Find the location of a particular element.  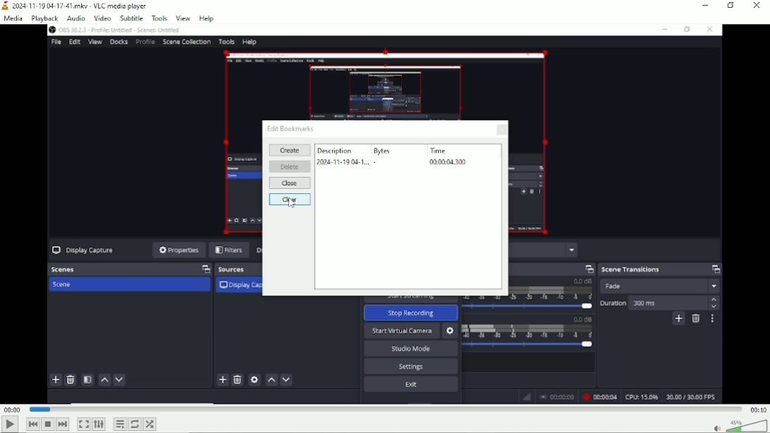

Random is located at coordinates (149, 425).